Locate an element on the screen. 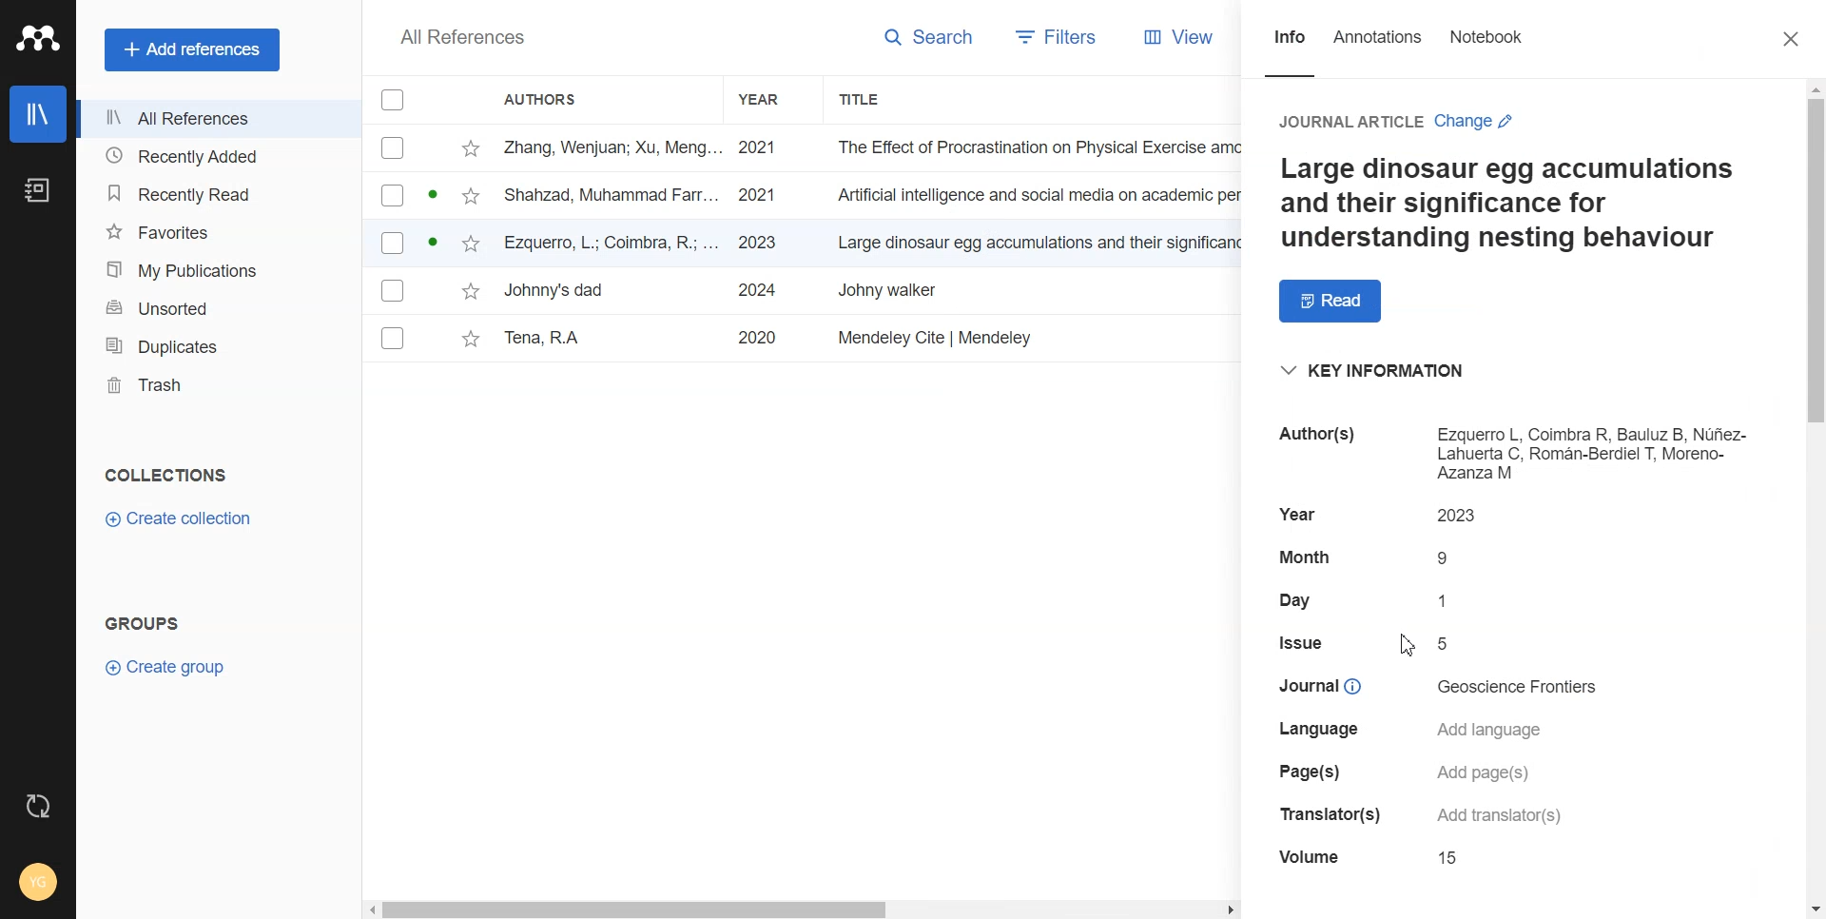 This screenshot has height=919, width=1826. Info is located at coordinates (1287, 40).